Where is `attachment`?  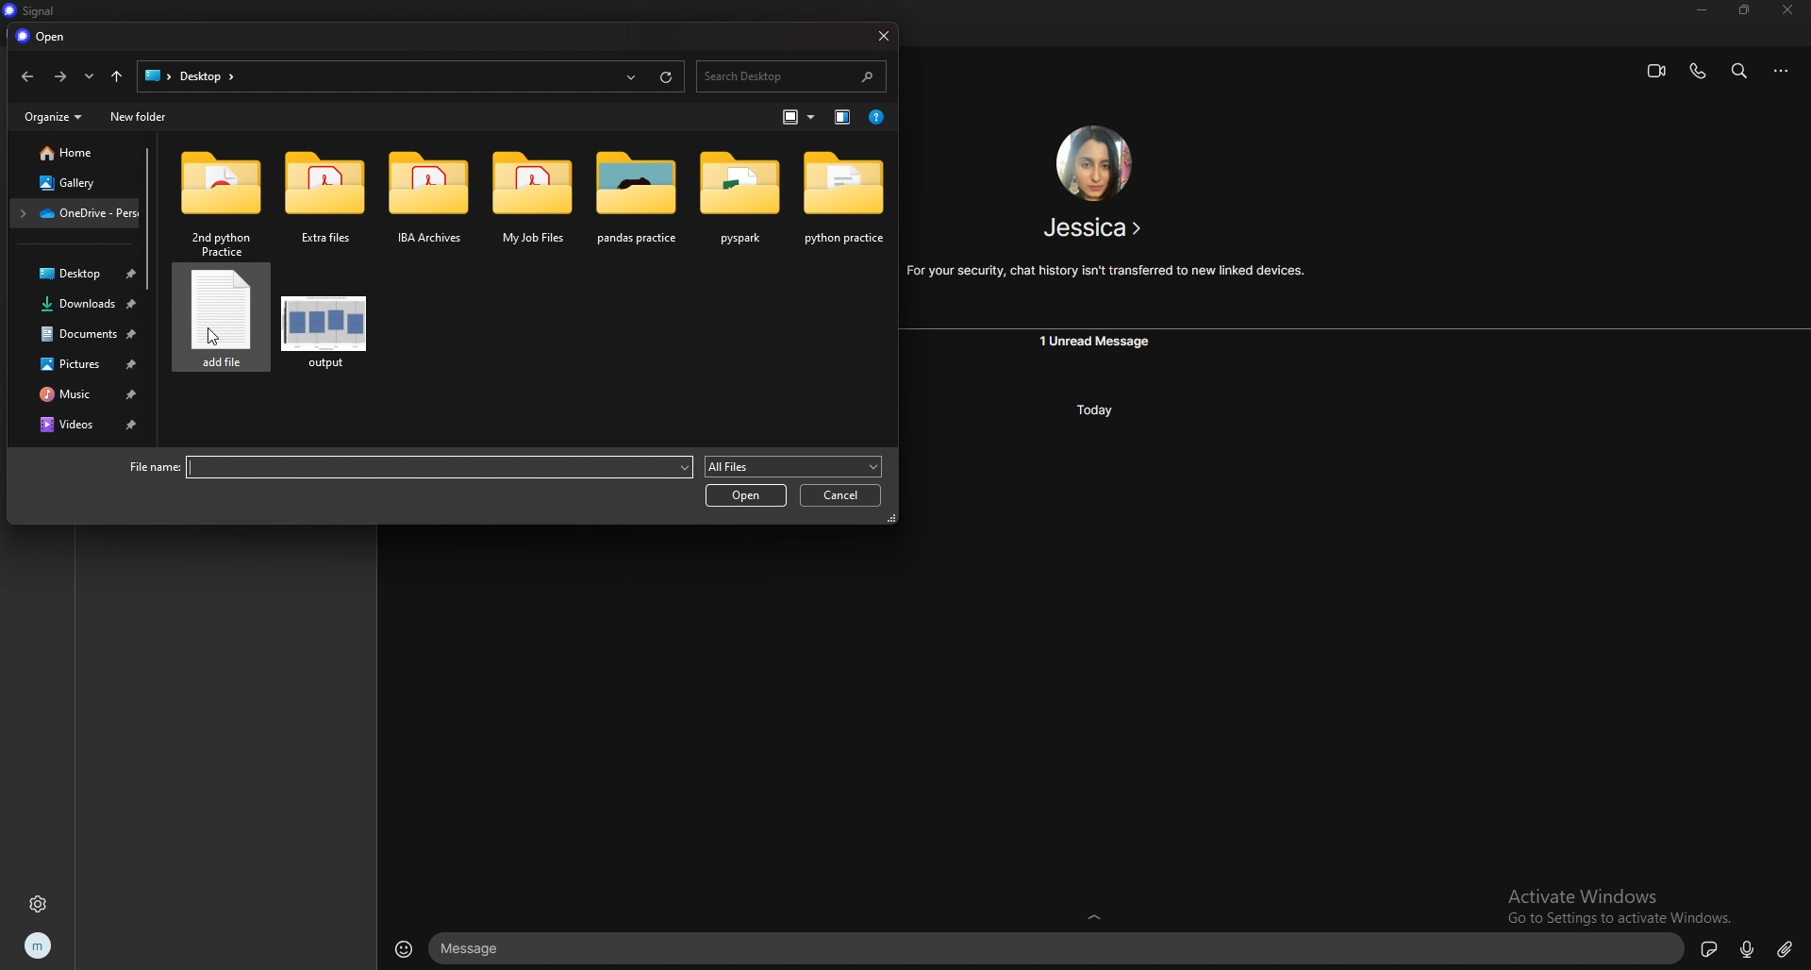 attachment is located at coordinates (1785, 949).